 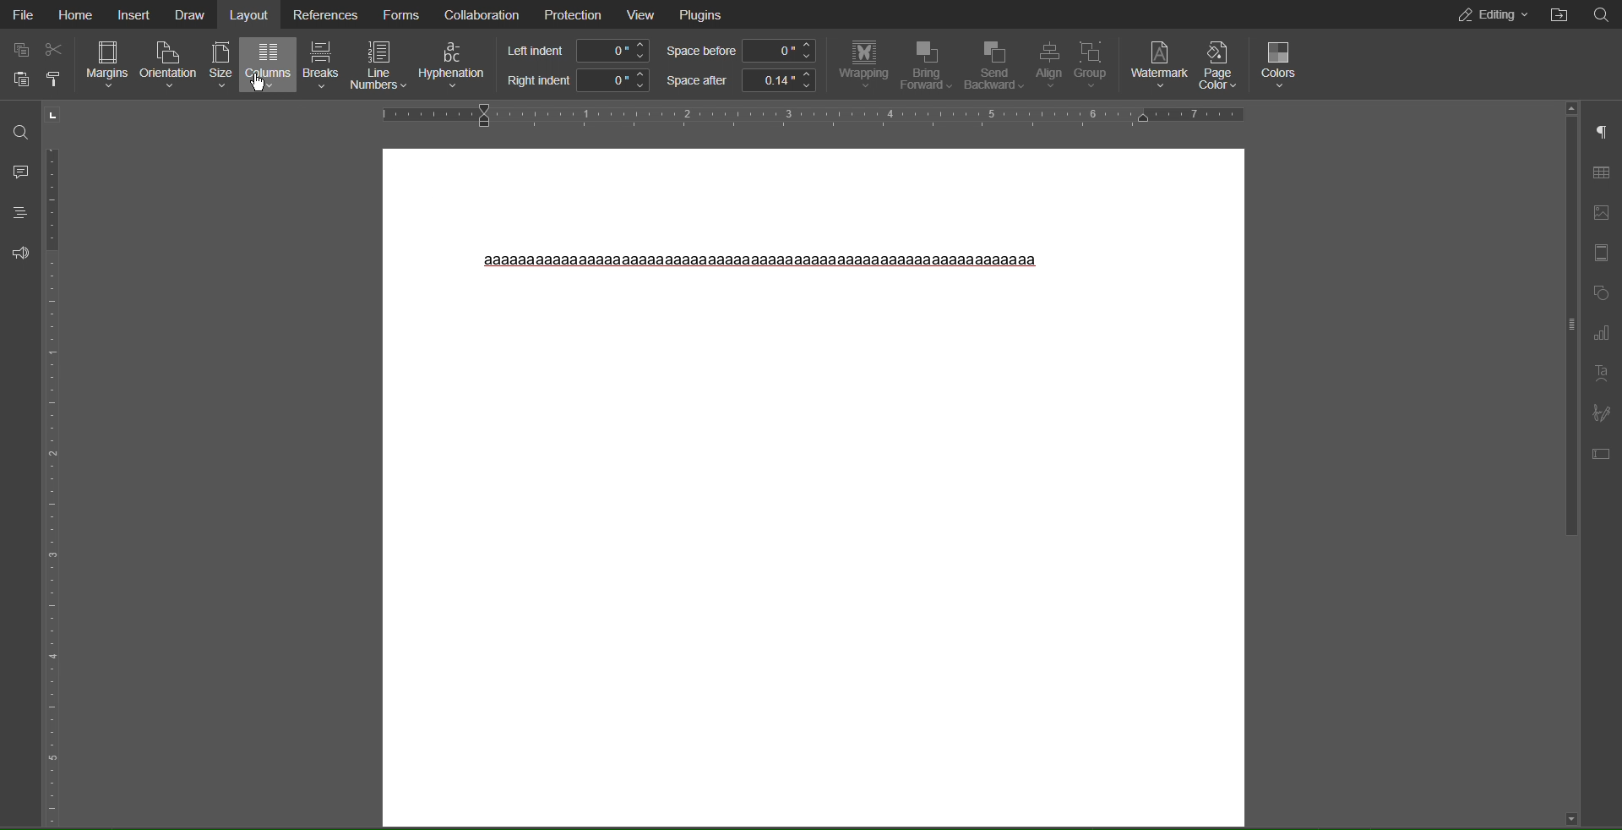 What do you see at coordinates (1484, 14) in the screenshot?
I see `Editing` at bounding box center [1484, 14].